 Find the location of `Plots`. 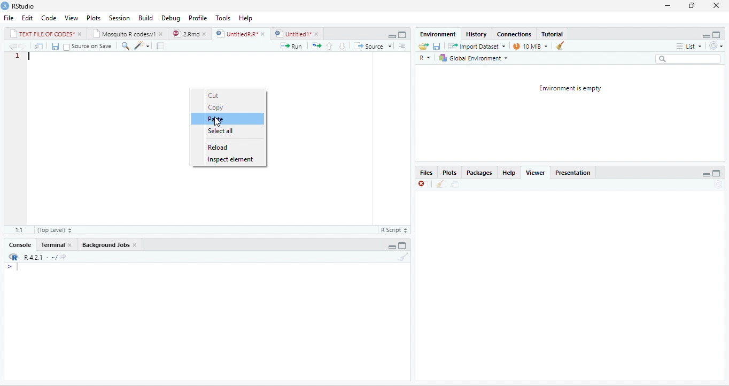

Plots is located at coordinates (94, 17).